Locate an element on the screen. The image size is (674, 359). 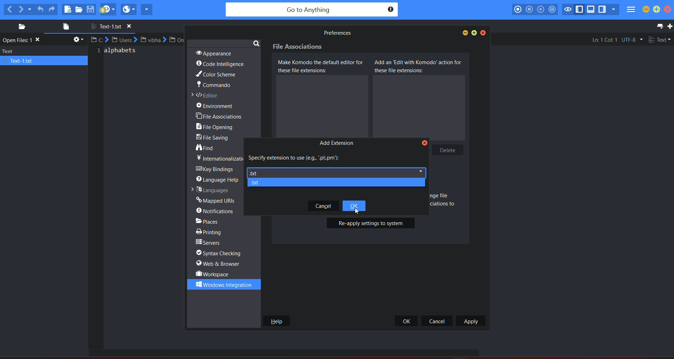
close is located at coordinates (484, 33).